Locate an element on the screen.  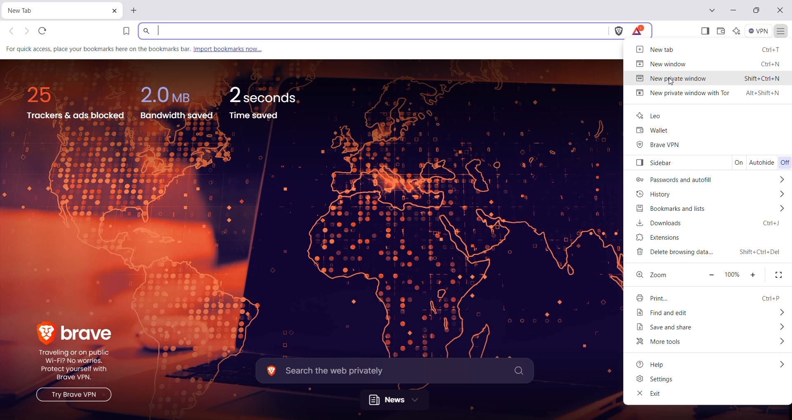
for quick access place your bookmarks here on the bookmark bar. import bookmark now is located at coordinates (147, 49).